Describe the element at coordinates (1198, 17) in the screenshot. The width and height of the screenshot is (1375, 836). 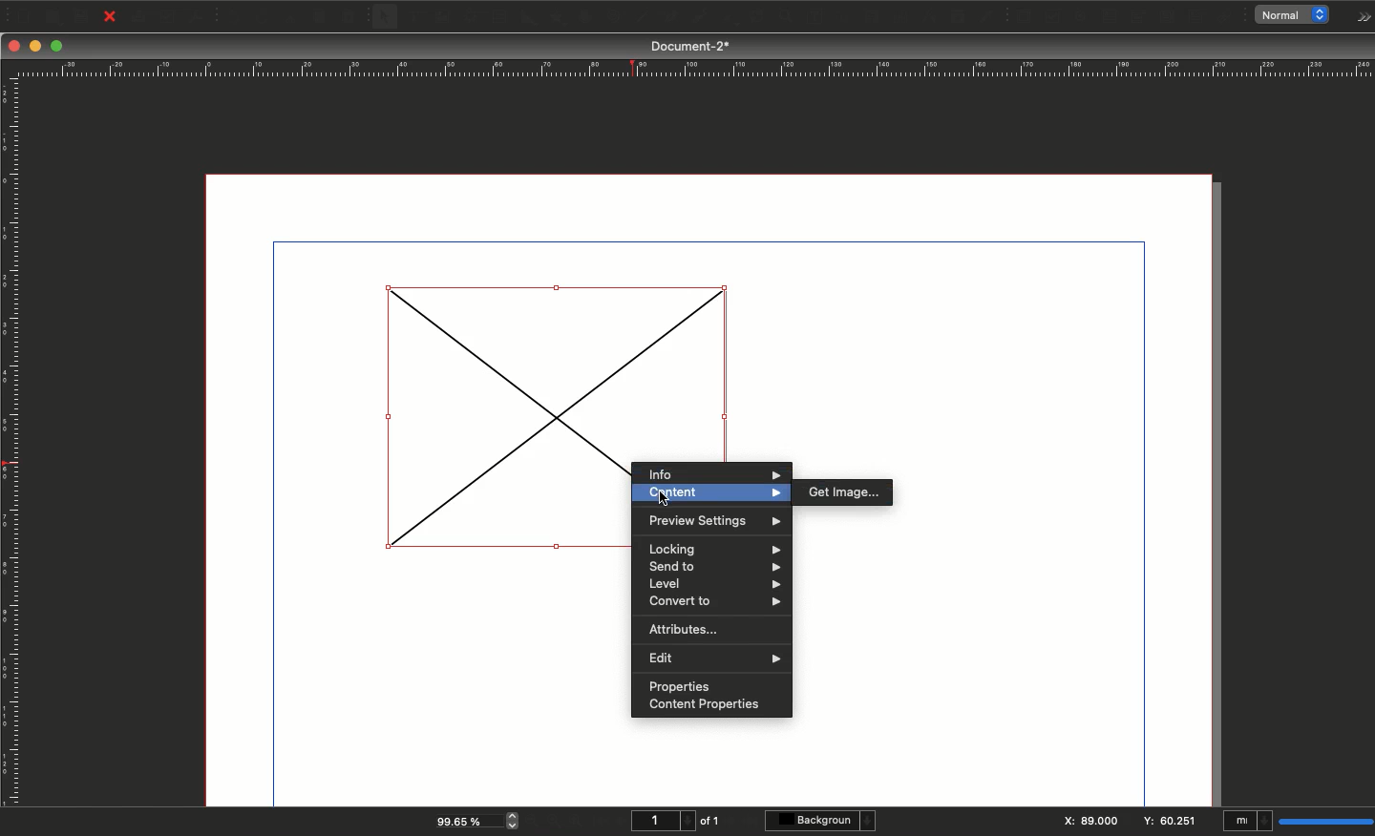
I see `Text annotation` at that location.